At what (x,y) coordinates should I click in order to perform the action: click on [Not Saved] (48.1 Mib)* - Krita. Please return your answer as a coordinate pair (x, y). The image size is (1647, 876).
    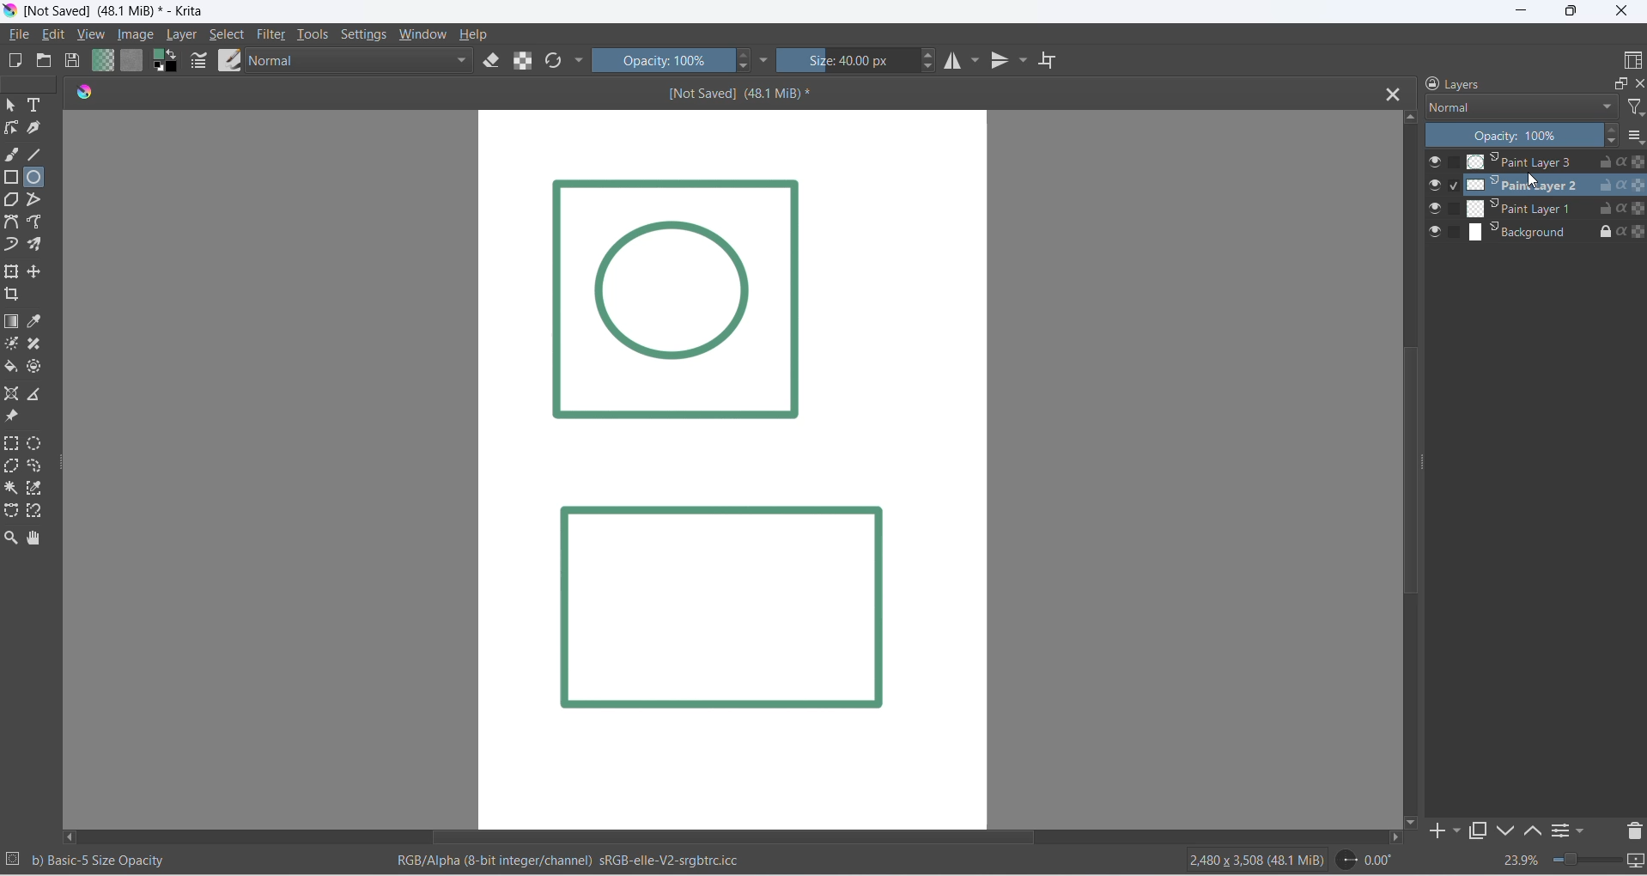
    Looking at the image, I should click on (125, 12).